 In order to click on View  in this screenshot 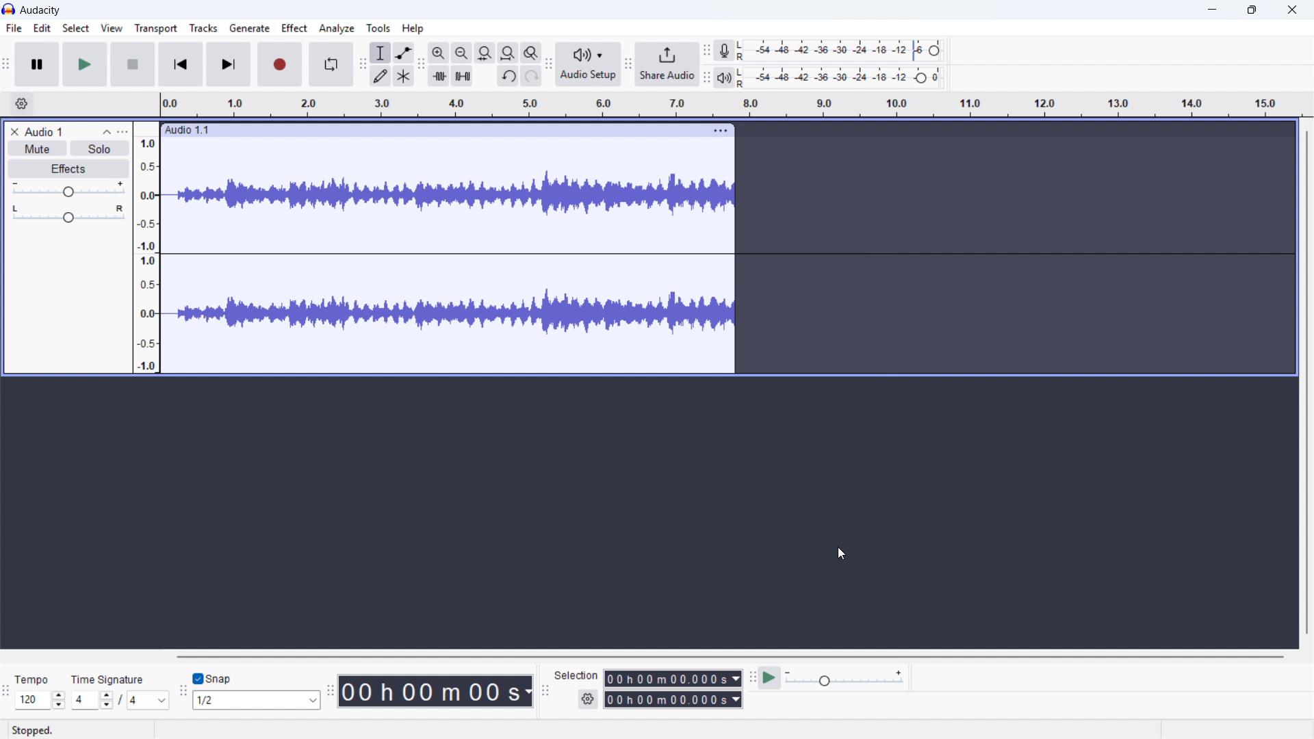, I will do `click(112, 29)`.